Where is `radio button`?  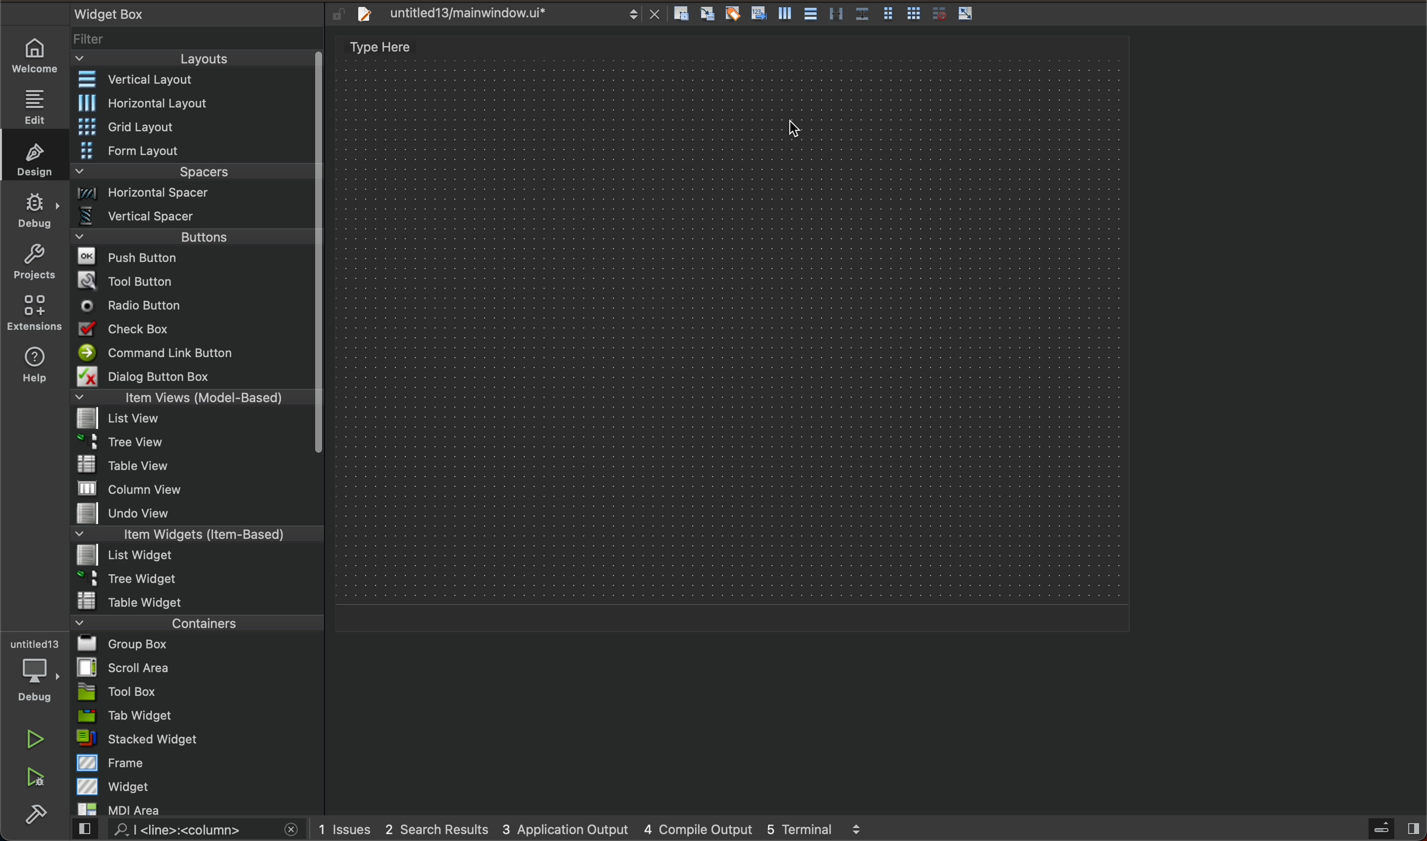
radio button is located at coordinates (192, 304).